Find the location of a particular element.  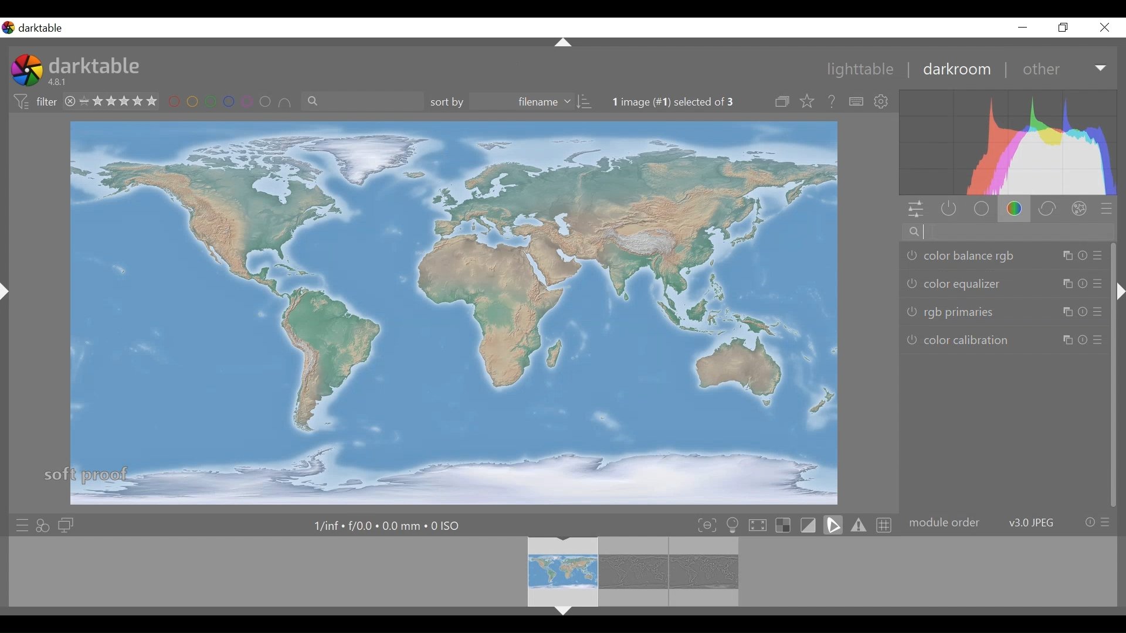

rgb primaries is located at coordinates (1007, 312).